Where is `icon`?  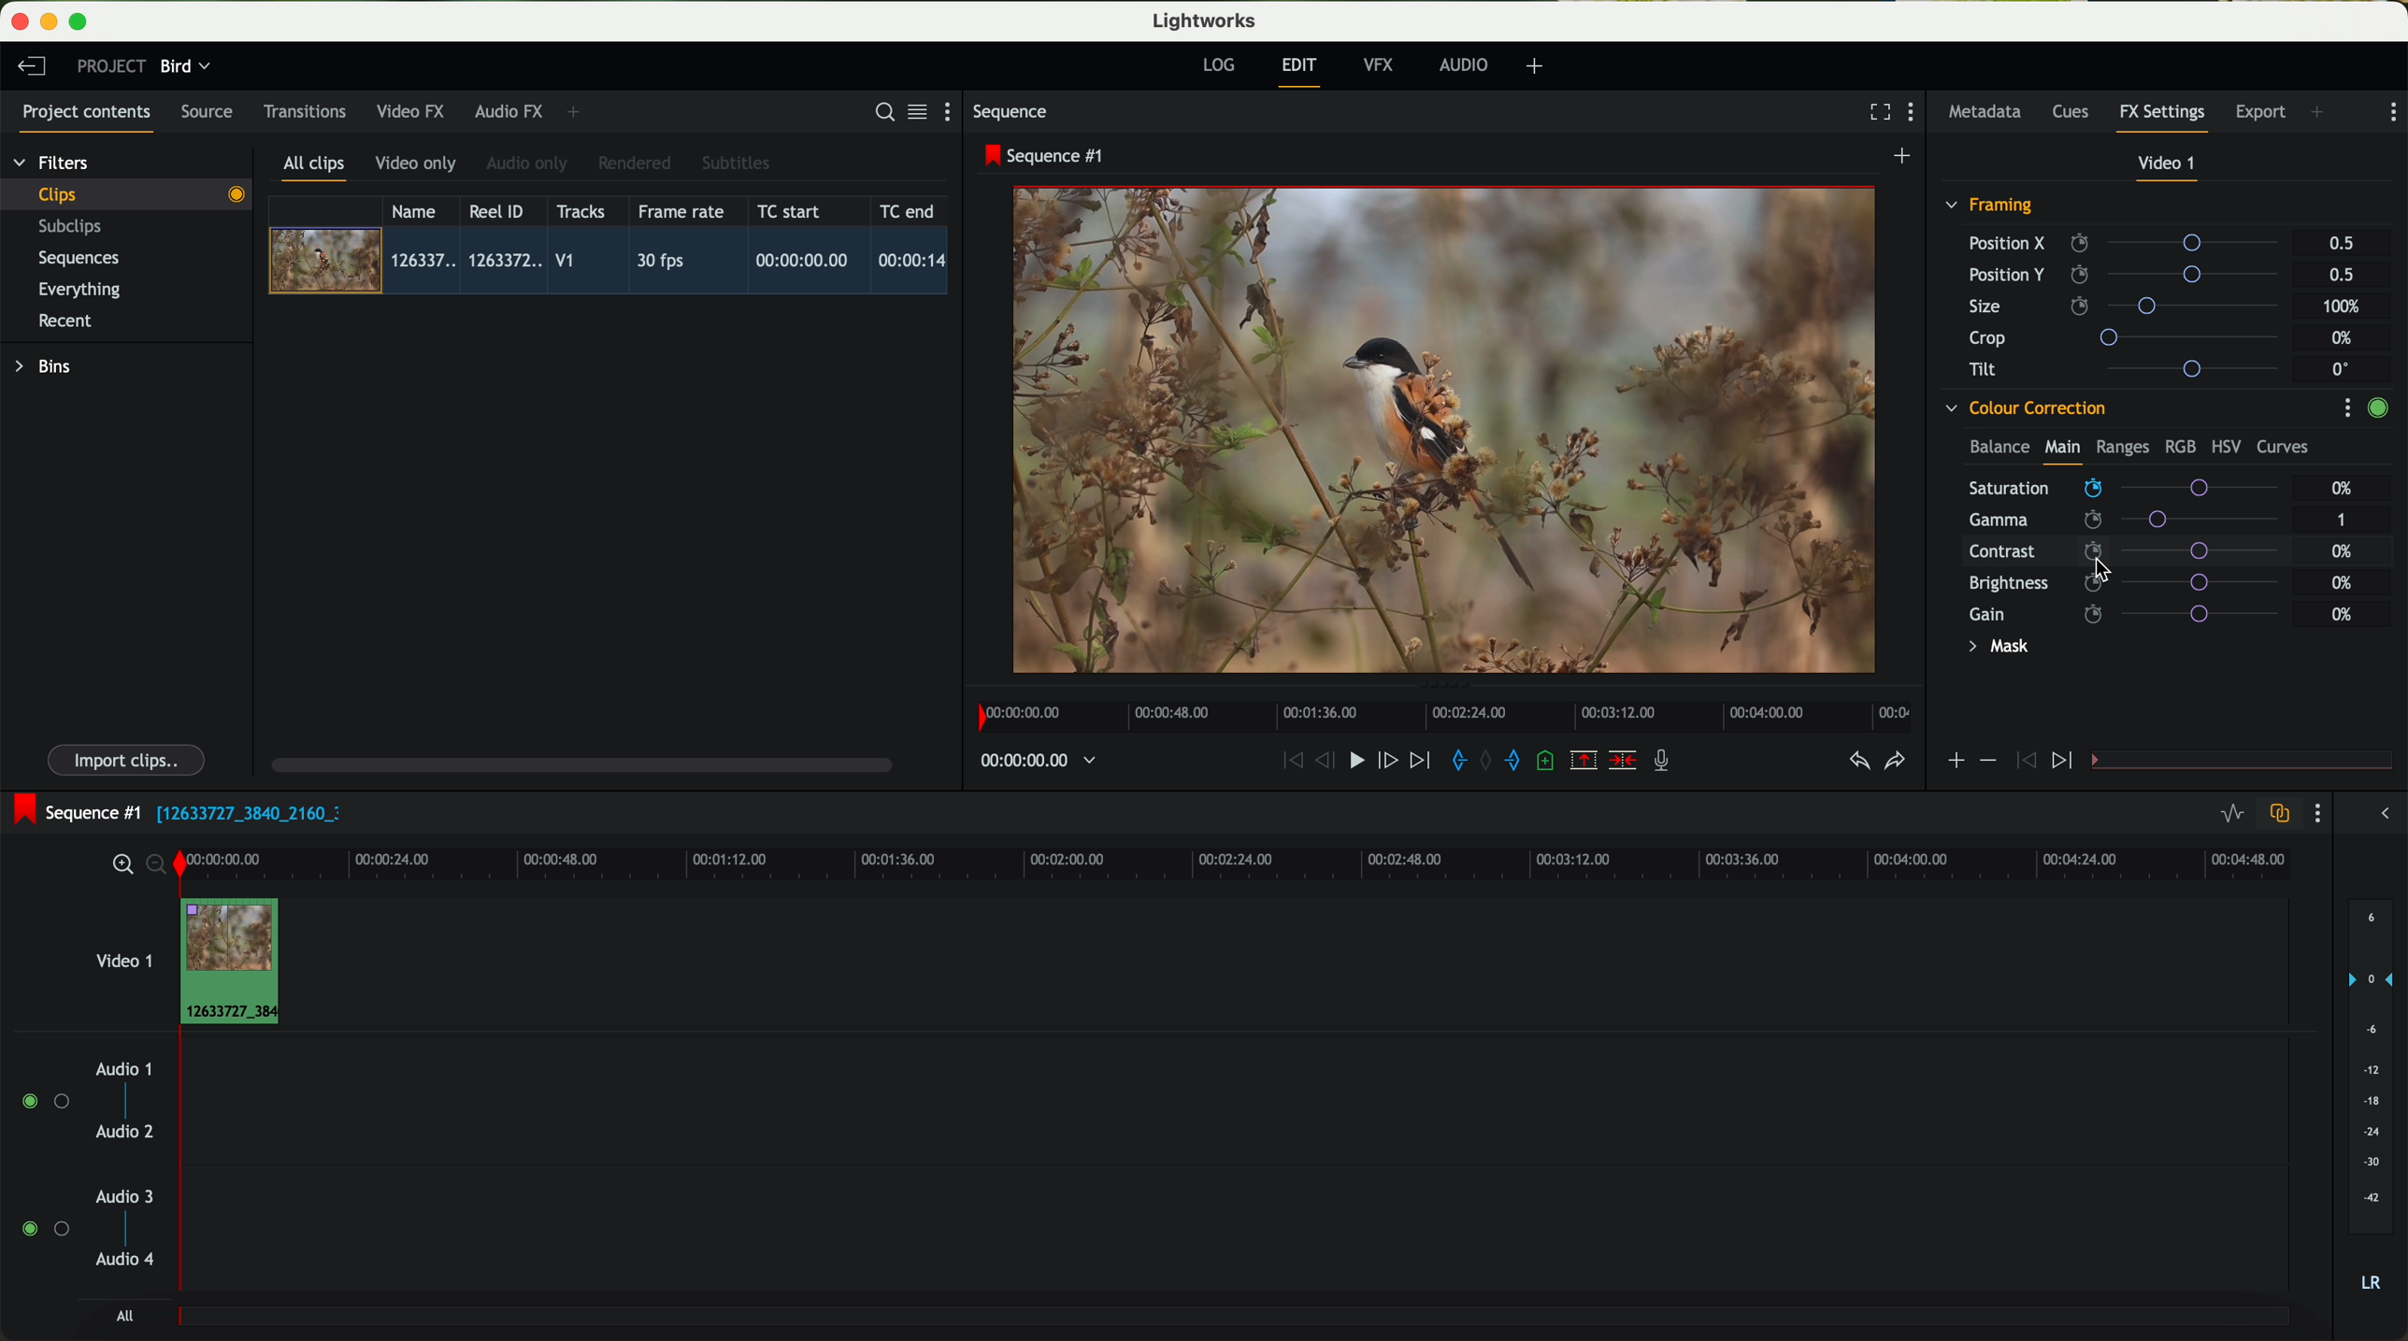
icon is located at coordinates (1955, 763).